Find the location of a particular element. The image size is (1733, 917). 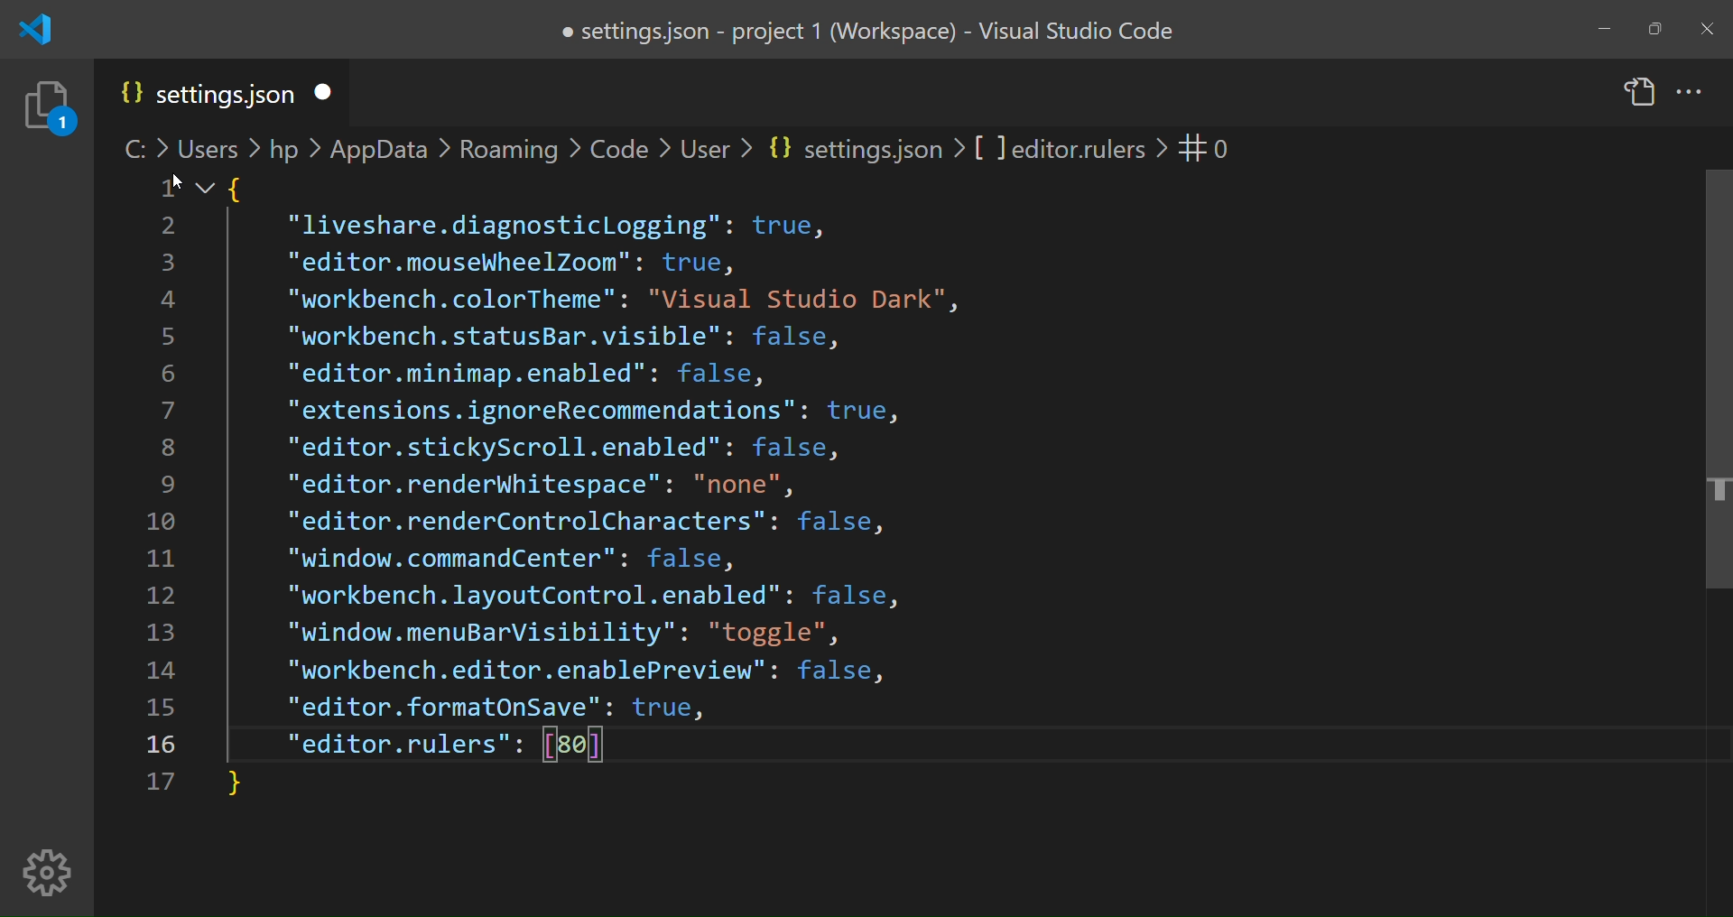

cursor is located at coordinates (173, 180).